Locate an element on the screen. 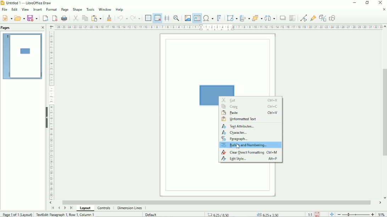 This screenshot has height=217, width=387. Edit is located at coordinates (15, 9).